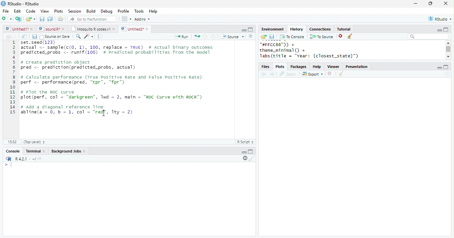 Image resolution: width=454 pixels, height=238 pixels. Describe the element at coordinates (197, 36) in the screenshot. I see `rerun` at that location.